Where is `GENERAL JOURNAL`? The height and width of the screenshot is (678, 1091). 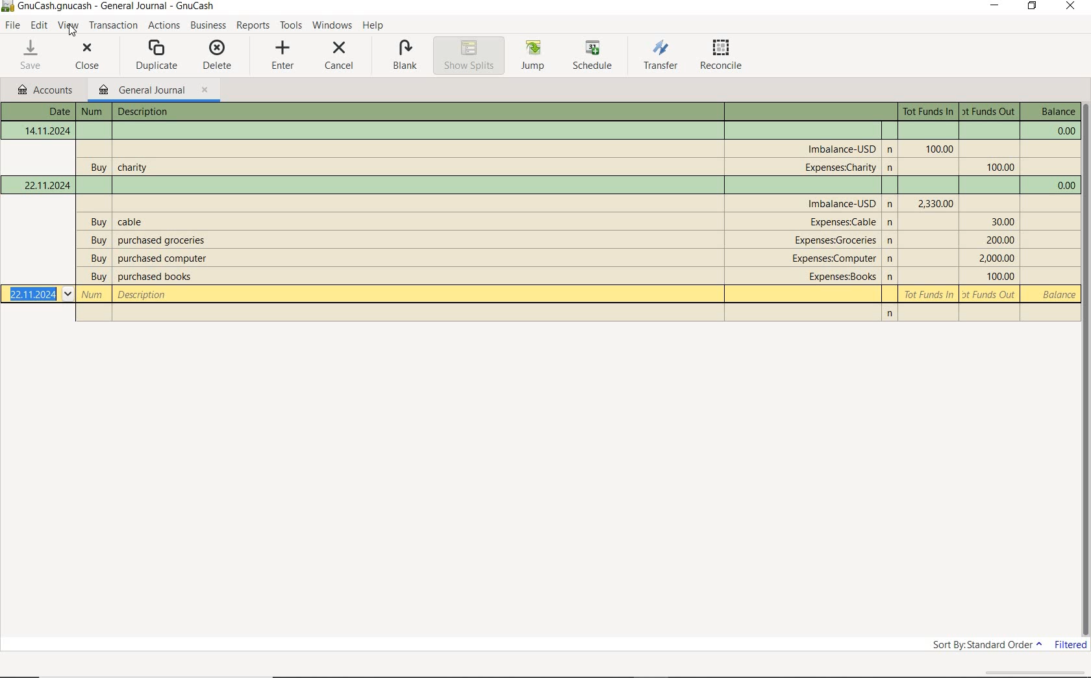 GENERAL JOURNAL is located at coordinates (153, 91).